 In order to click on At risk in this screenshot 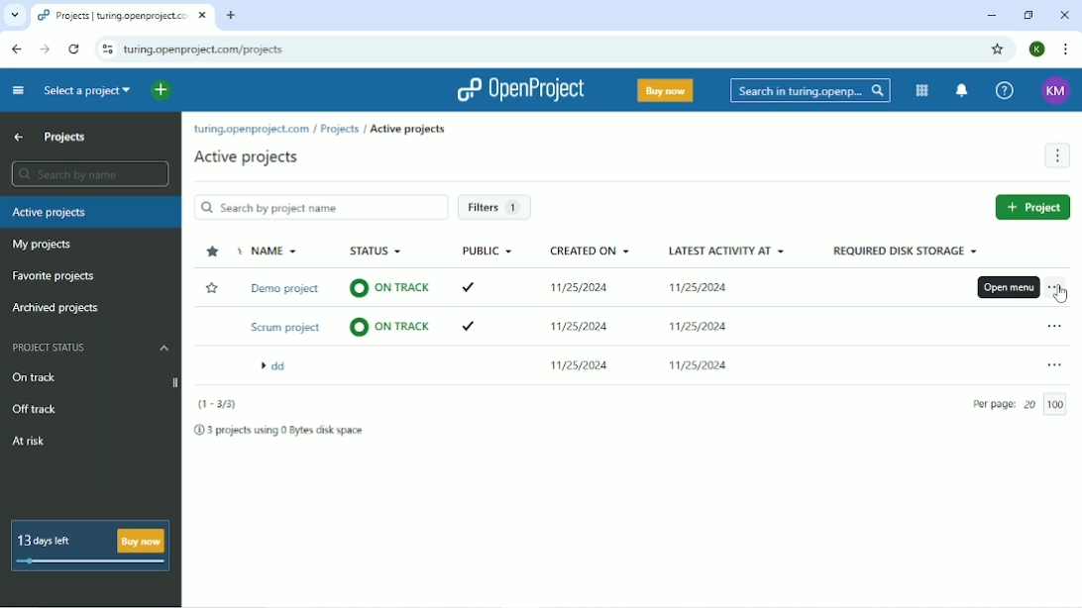, I will do `click(28, 443)`.